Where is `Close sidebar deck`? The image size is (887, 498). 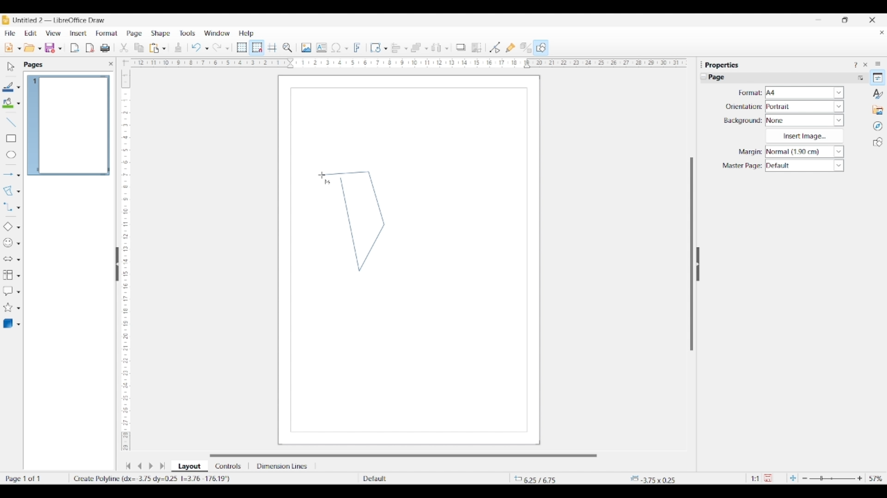
Close sidebar deck is located at coordinates (865, 65).